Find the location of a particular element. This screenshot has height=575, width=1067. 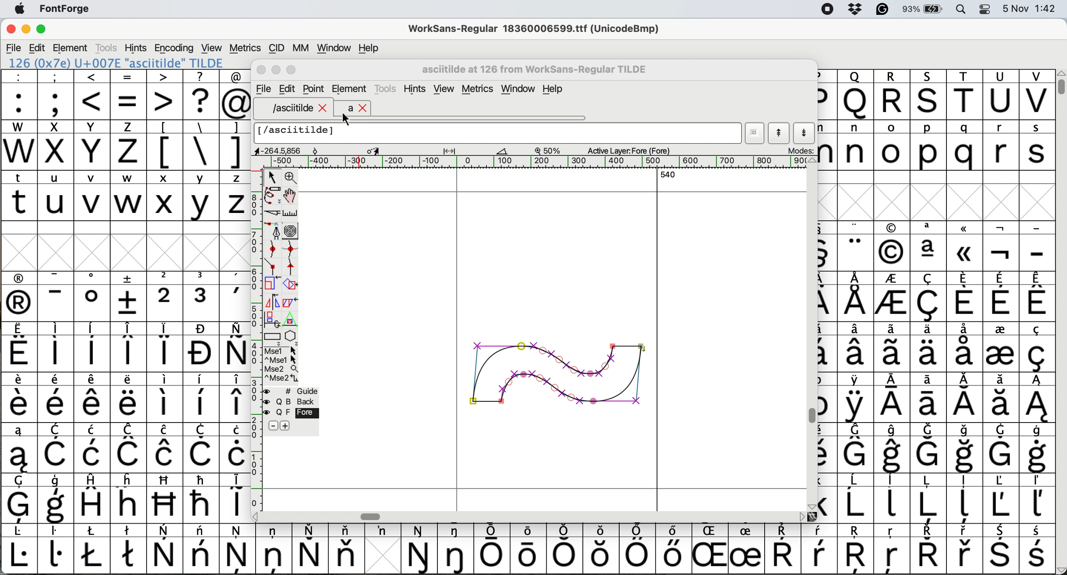

[ is located at coordinates (165, 145).